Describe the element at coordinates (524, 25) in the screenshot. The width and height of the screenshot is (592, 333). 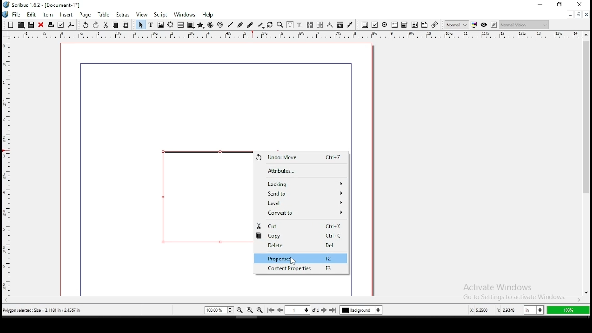
I see `normal vision` at that location.